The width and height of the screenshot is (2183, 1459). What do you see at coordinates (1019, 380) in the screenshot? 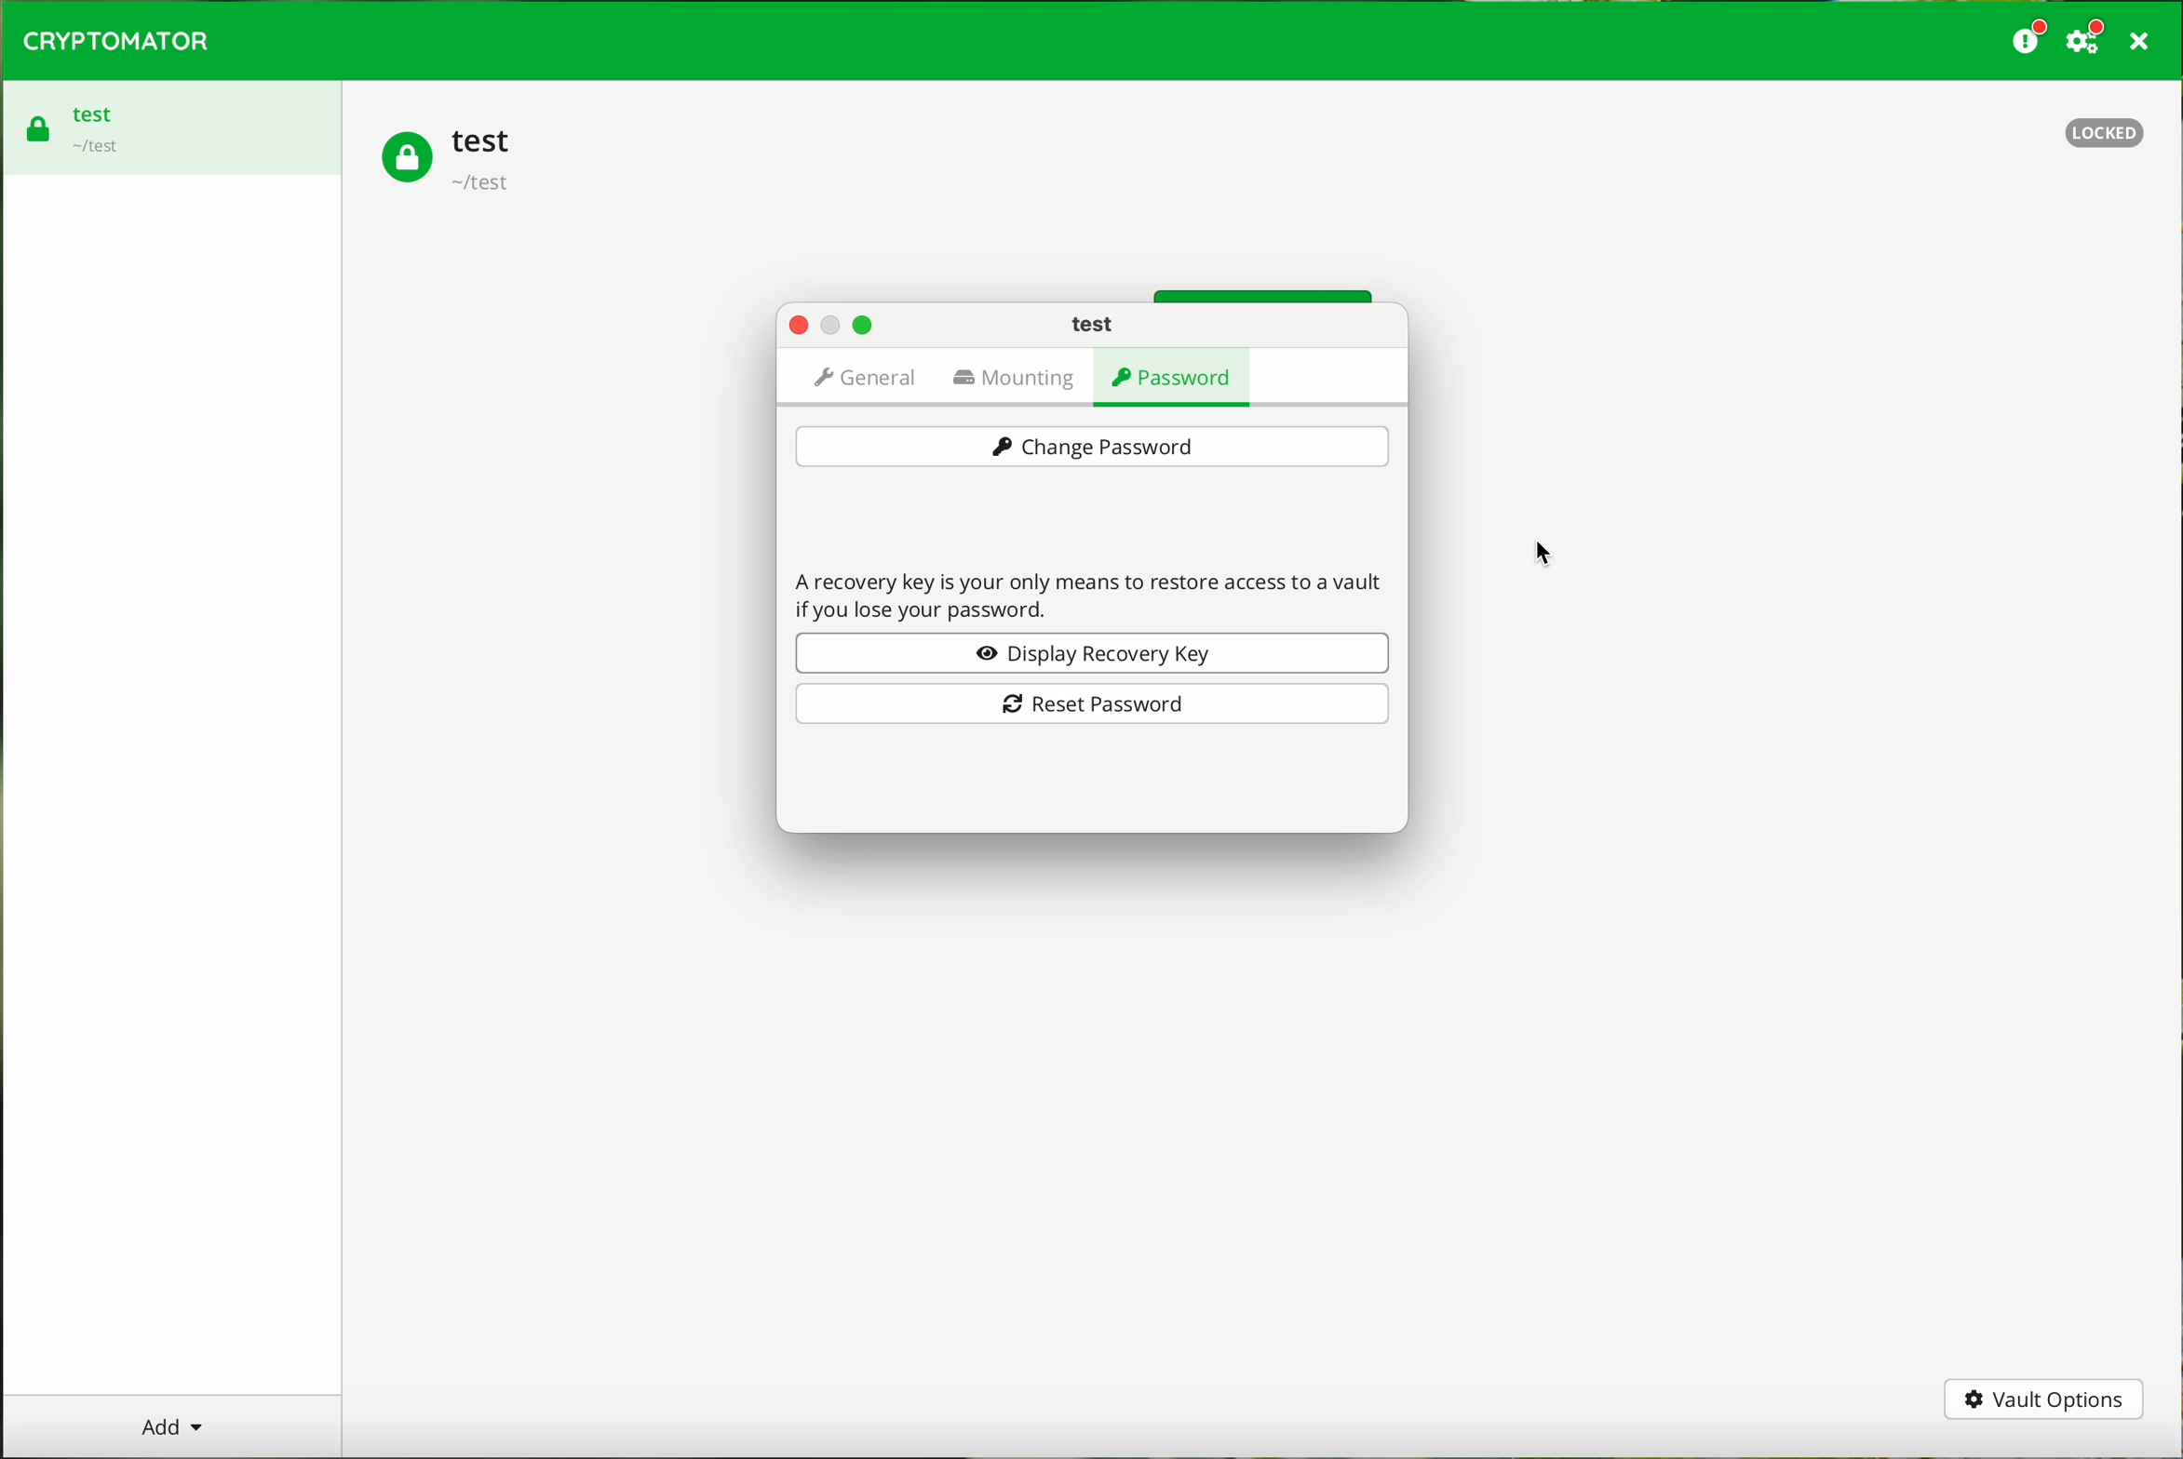
I see `mounting` at bounding box center [1019, 380].